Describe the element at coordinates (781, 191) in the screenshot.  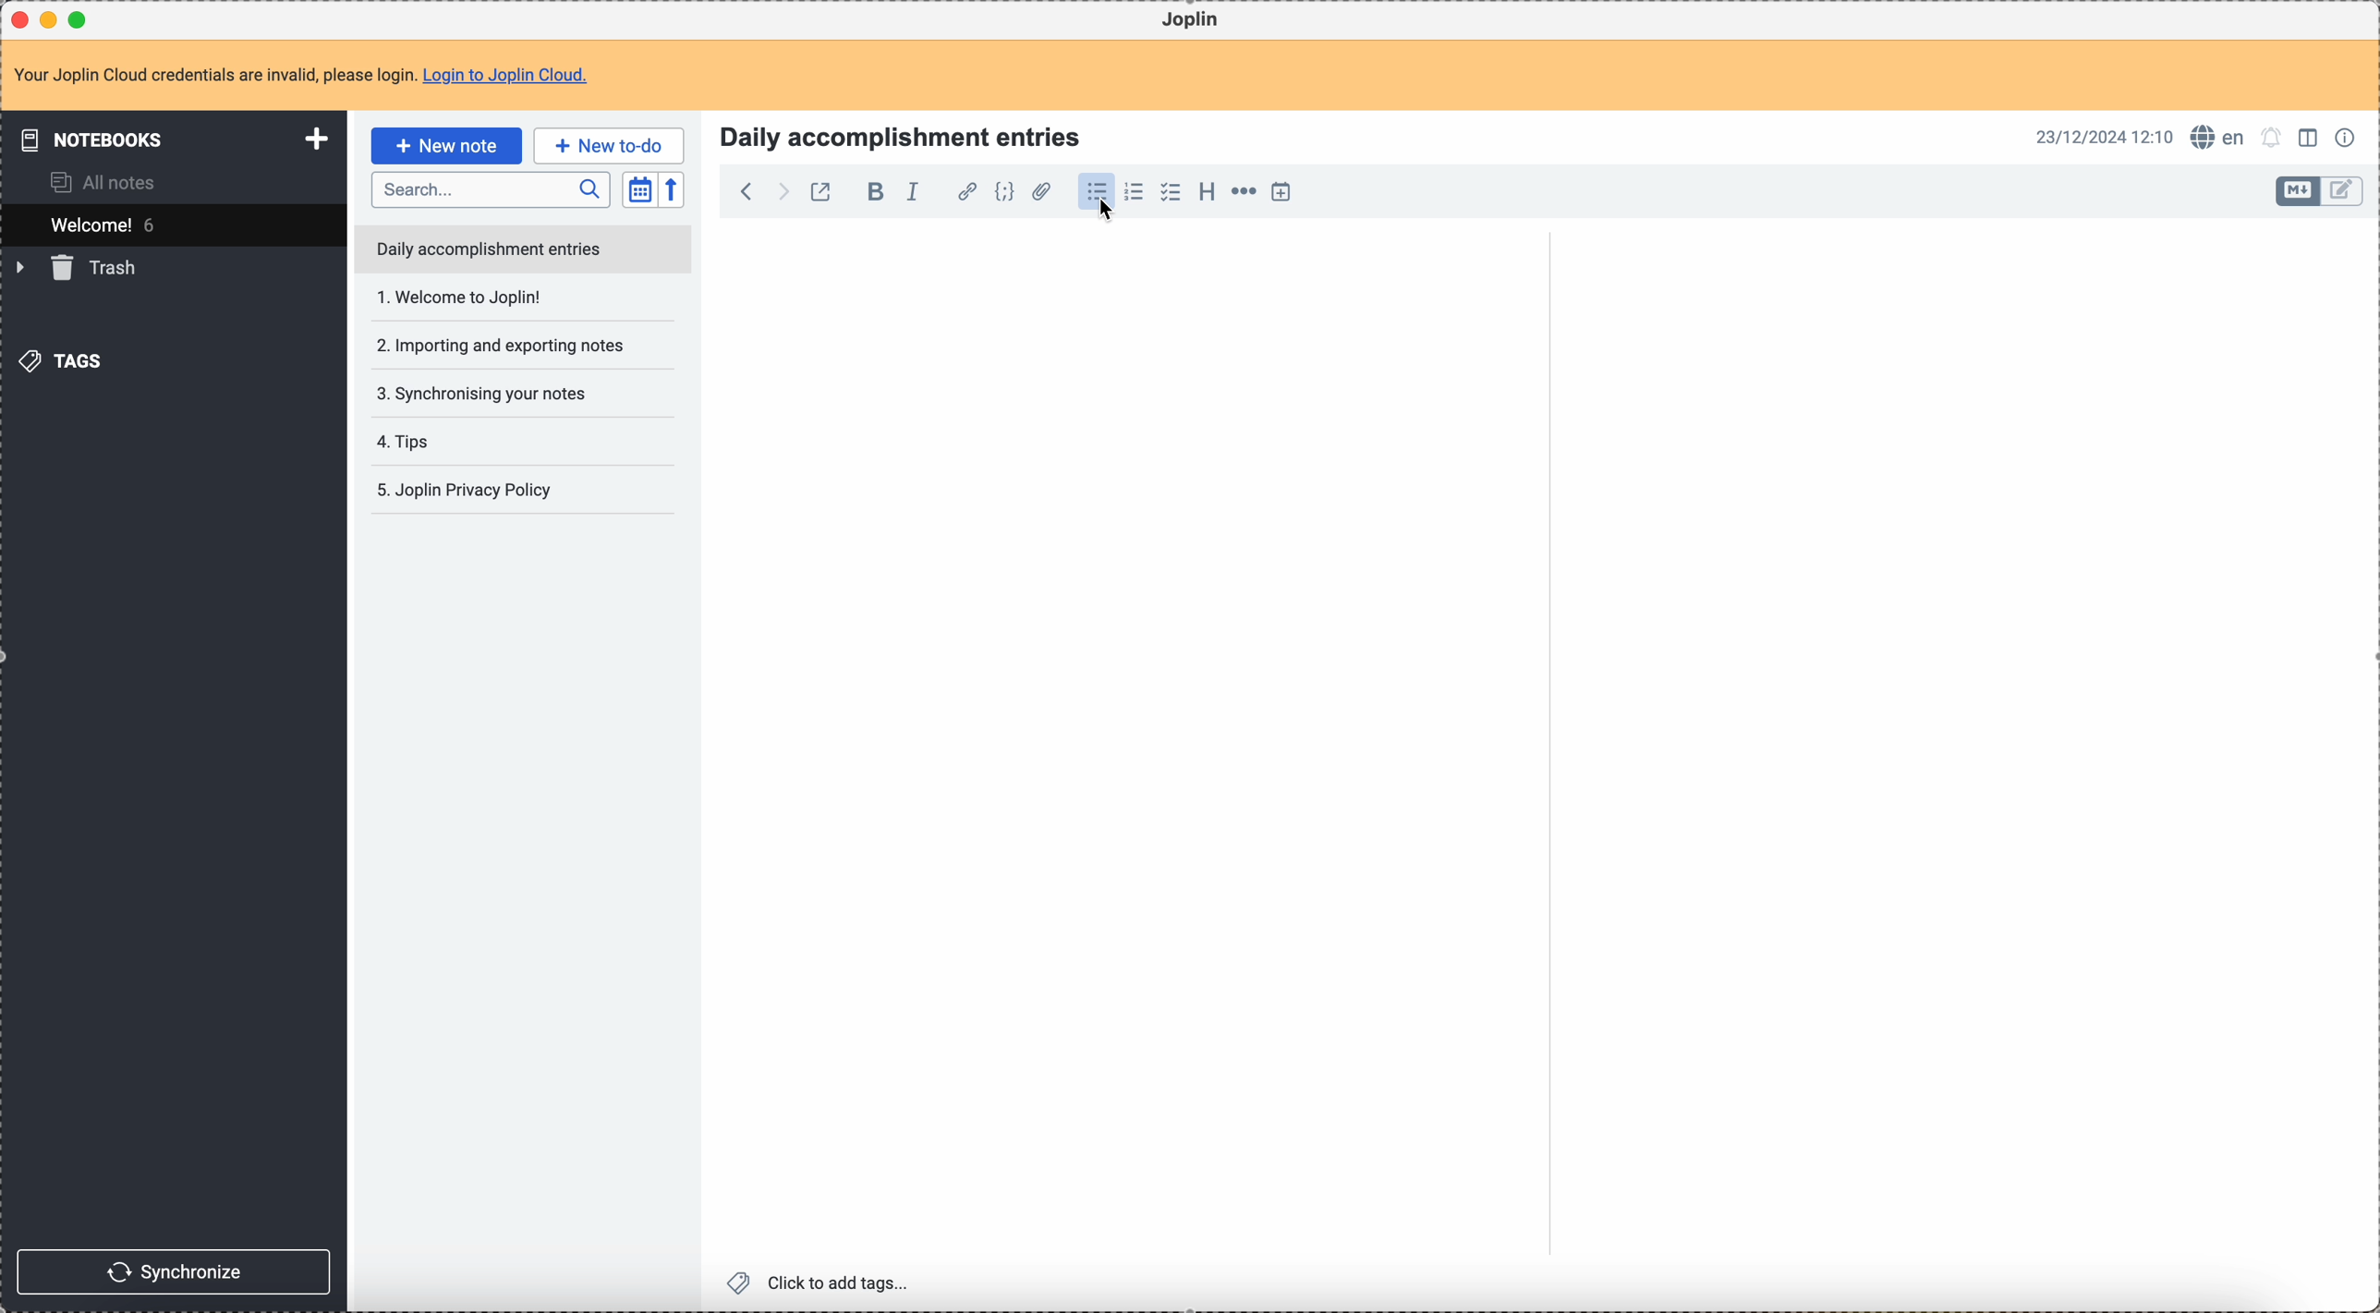
I see `foward` at that location.